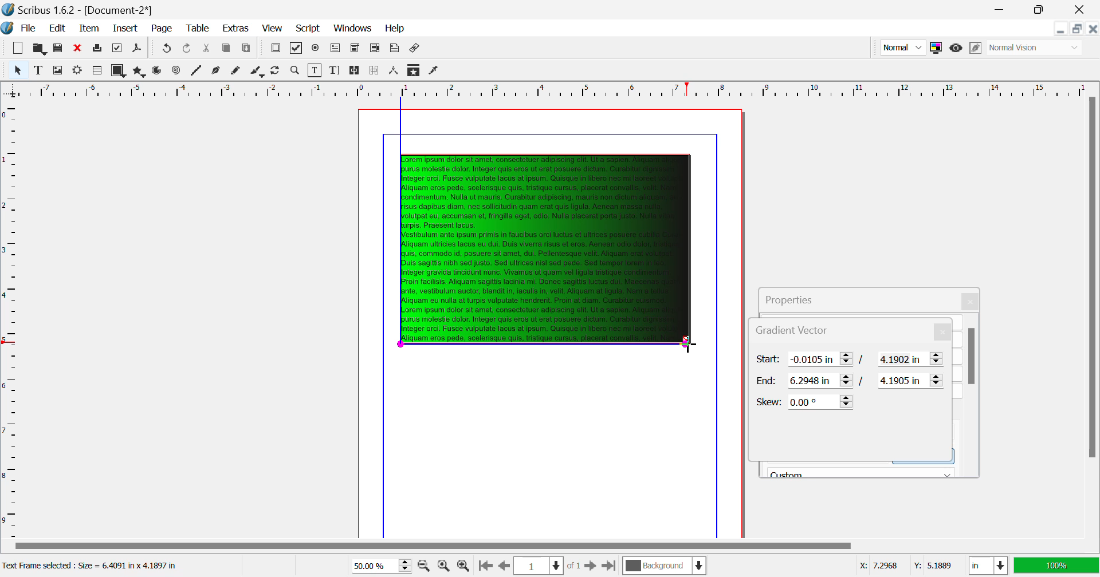 Image resolution: width=1100 pixels, height=577 pixels. Describe the element at coordinates (55, 29) in the screenshot. I see `Edit` at that location.